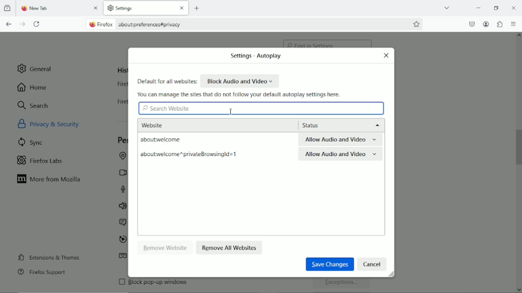 This screenshot has width=522, height=293. Describe the element at coordinates (46, 9) in the screenshot. I see `new tab` at that location.